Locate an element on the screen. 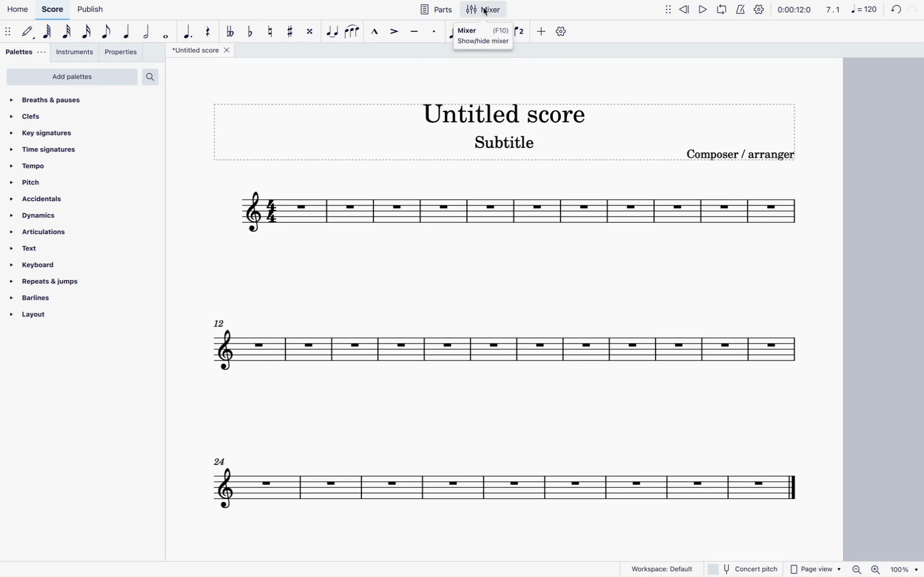  properties is located at coordinates (123, 54).